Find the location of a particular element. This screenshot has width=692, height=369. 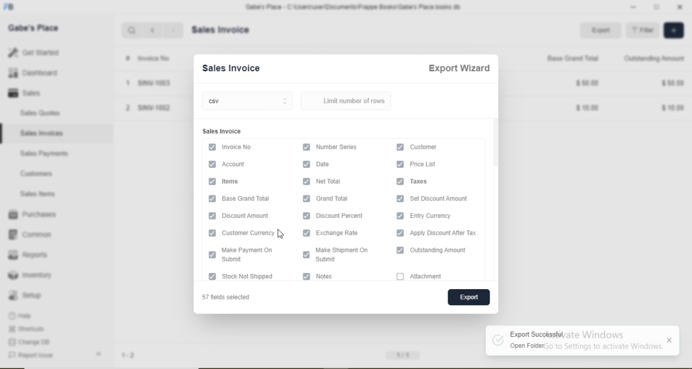

2 SINV-1002 is located at coordinates (148, 107).